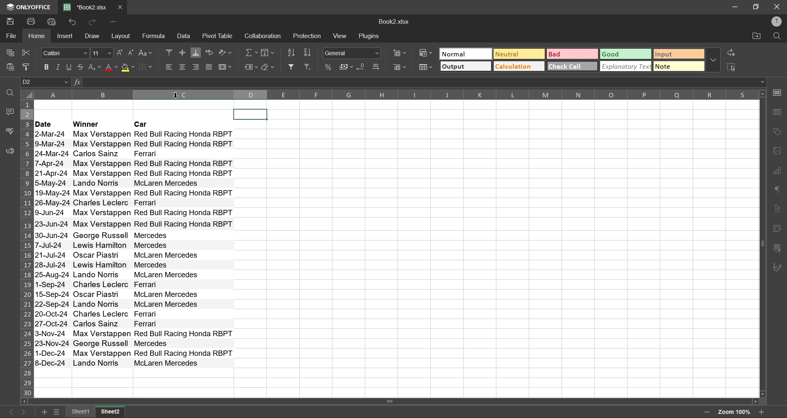  Describe the element at coordinates (102, 53) in the screenshot. I see `font size` at that location.